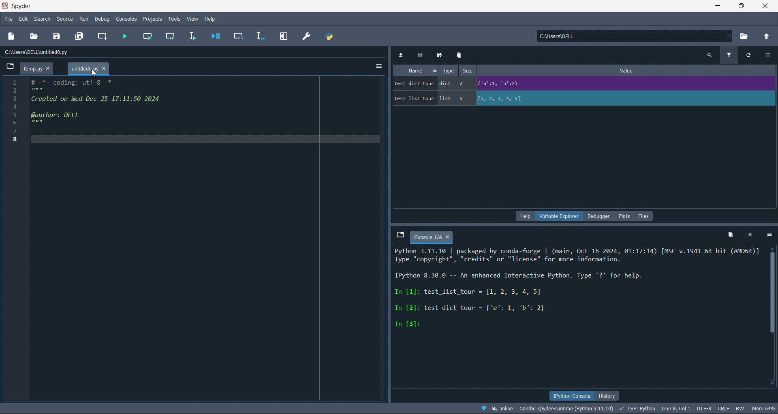 This screenshot has height=414, width=778. Describe the element at coordinates (763, 408) in the screenshot. I see `Mem 64%` at that location.